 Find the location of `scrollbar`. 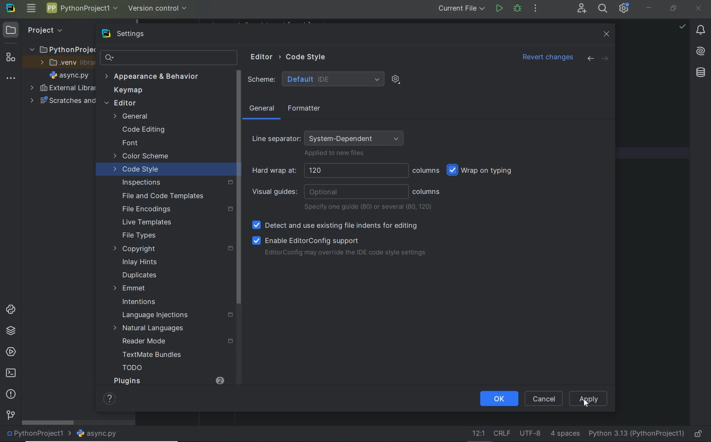

scrollbar is located at coordinates (49, 423).